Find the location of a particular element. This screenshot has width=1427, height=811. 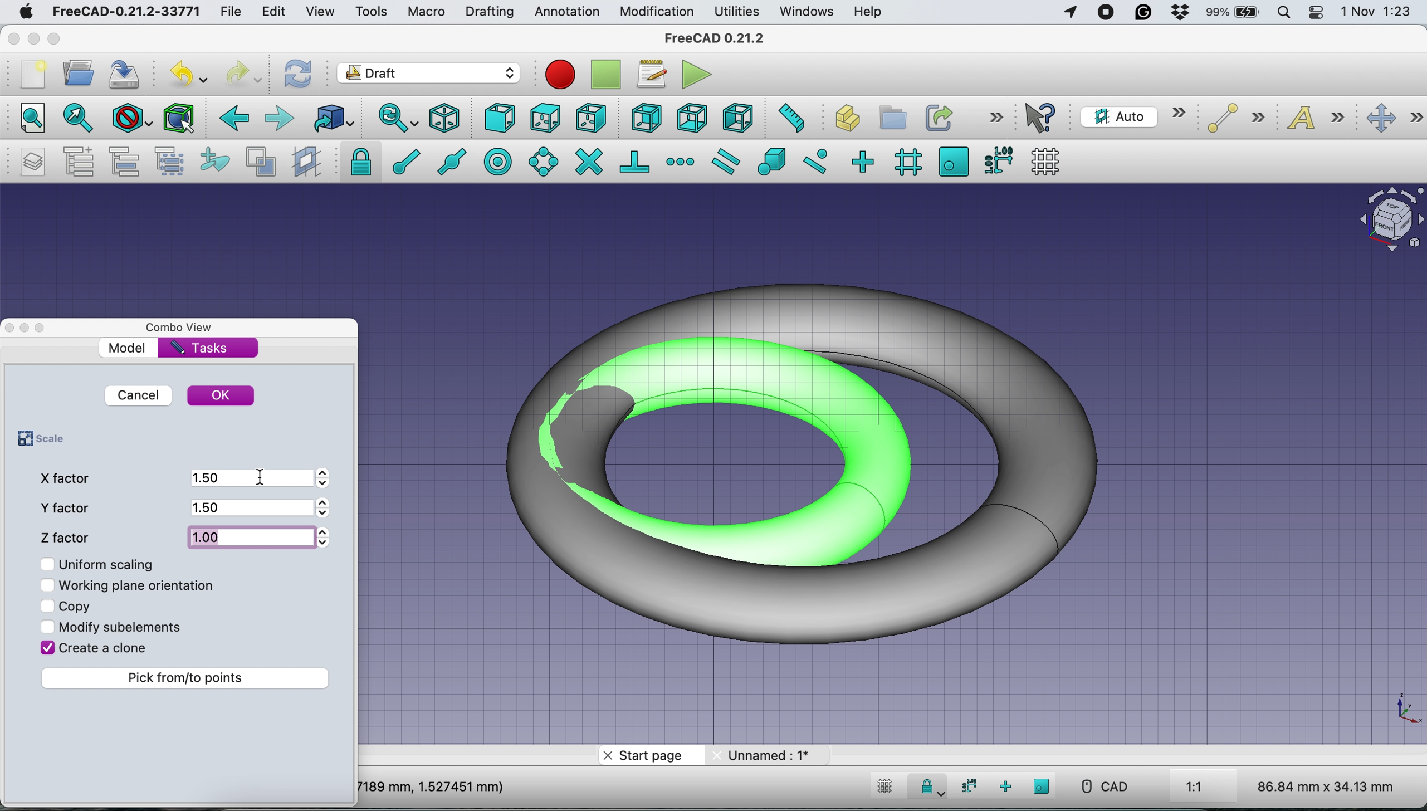

annotation is located at coordinates (566, 12).